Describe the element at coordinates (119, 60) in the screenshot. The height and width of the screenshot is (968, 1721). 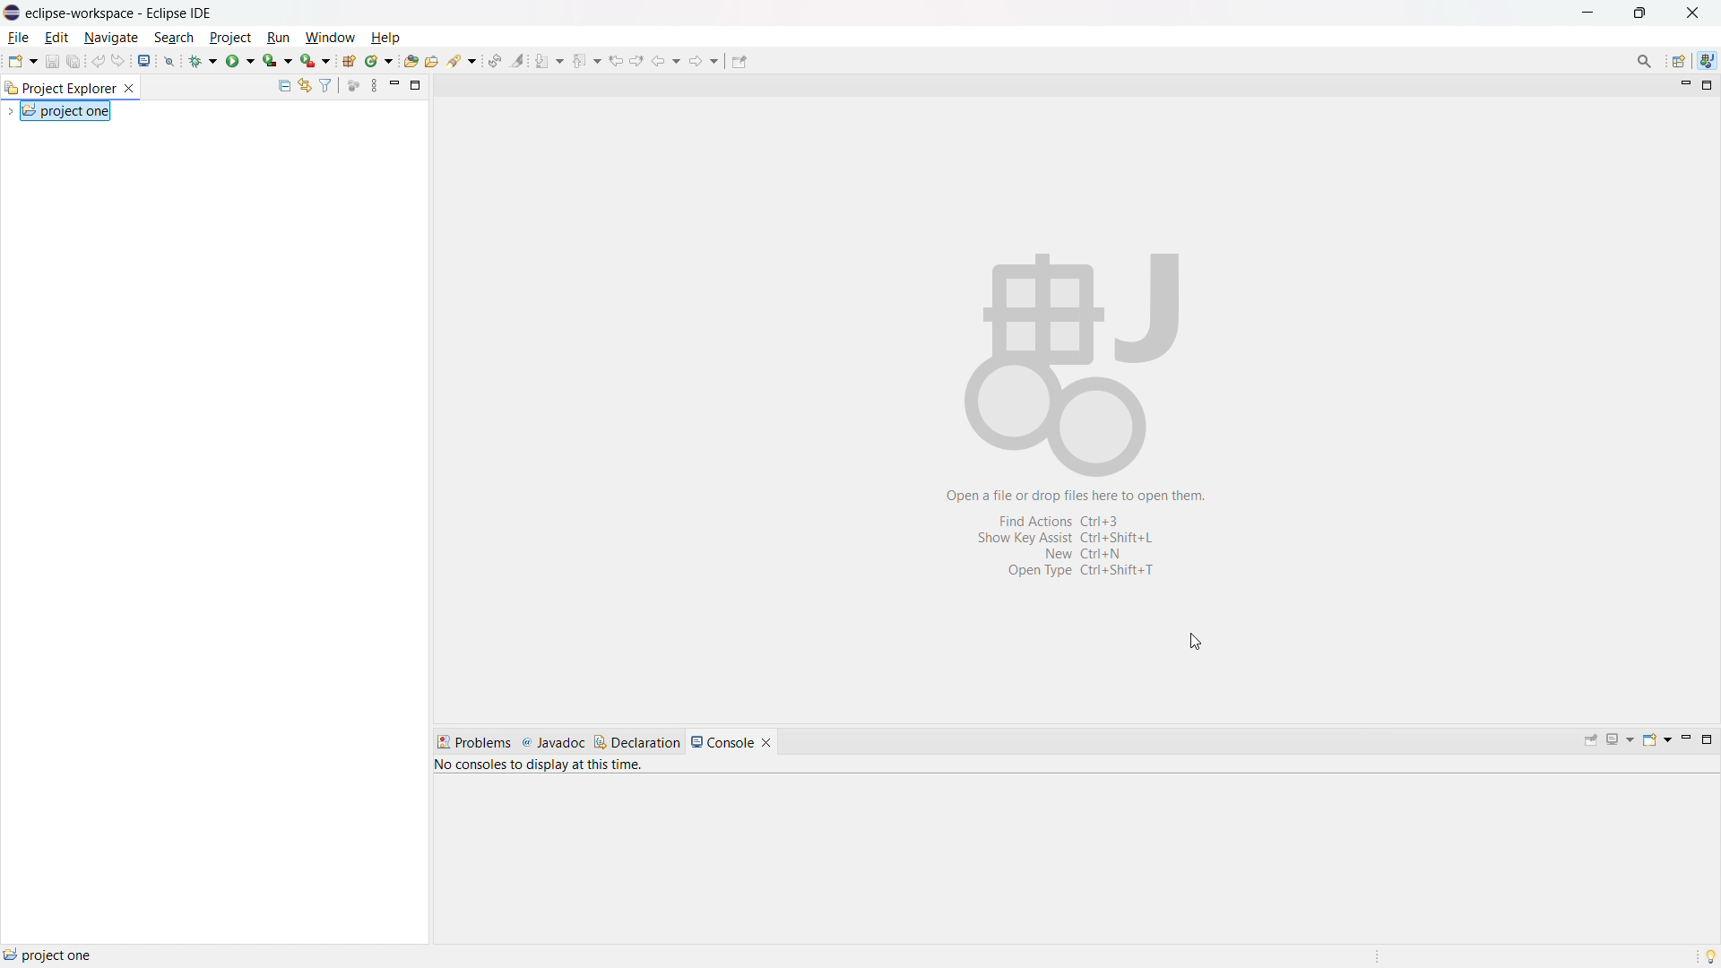
I see `redo` at that location.